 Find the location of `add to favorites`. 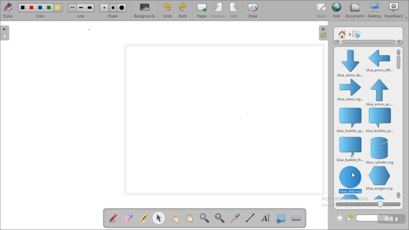

add to favorites is located at coordinates (340, 218).